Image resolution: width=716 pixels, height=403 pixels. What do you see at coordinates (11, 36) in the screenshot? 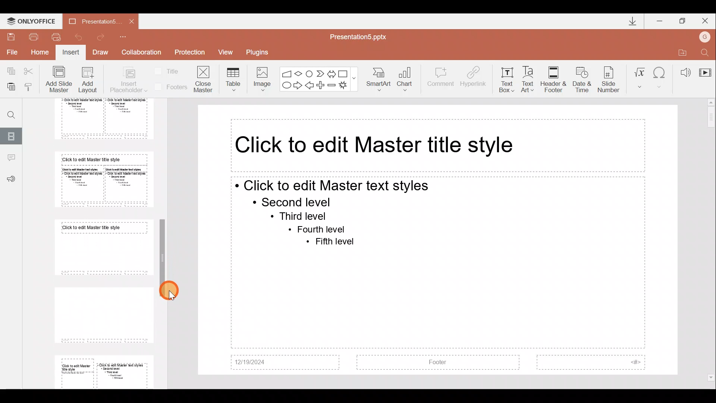
I see `Save` at bounding box center [11, 36].